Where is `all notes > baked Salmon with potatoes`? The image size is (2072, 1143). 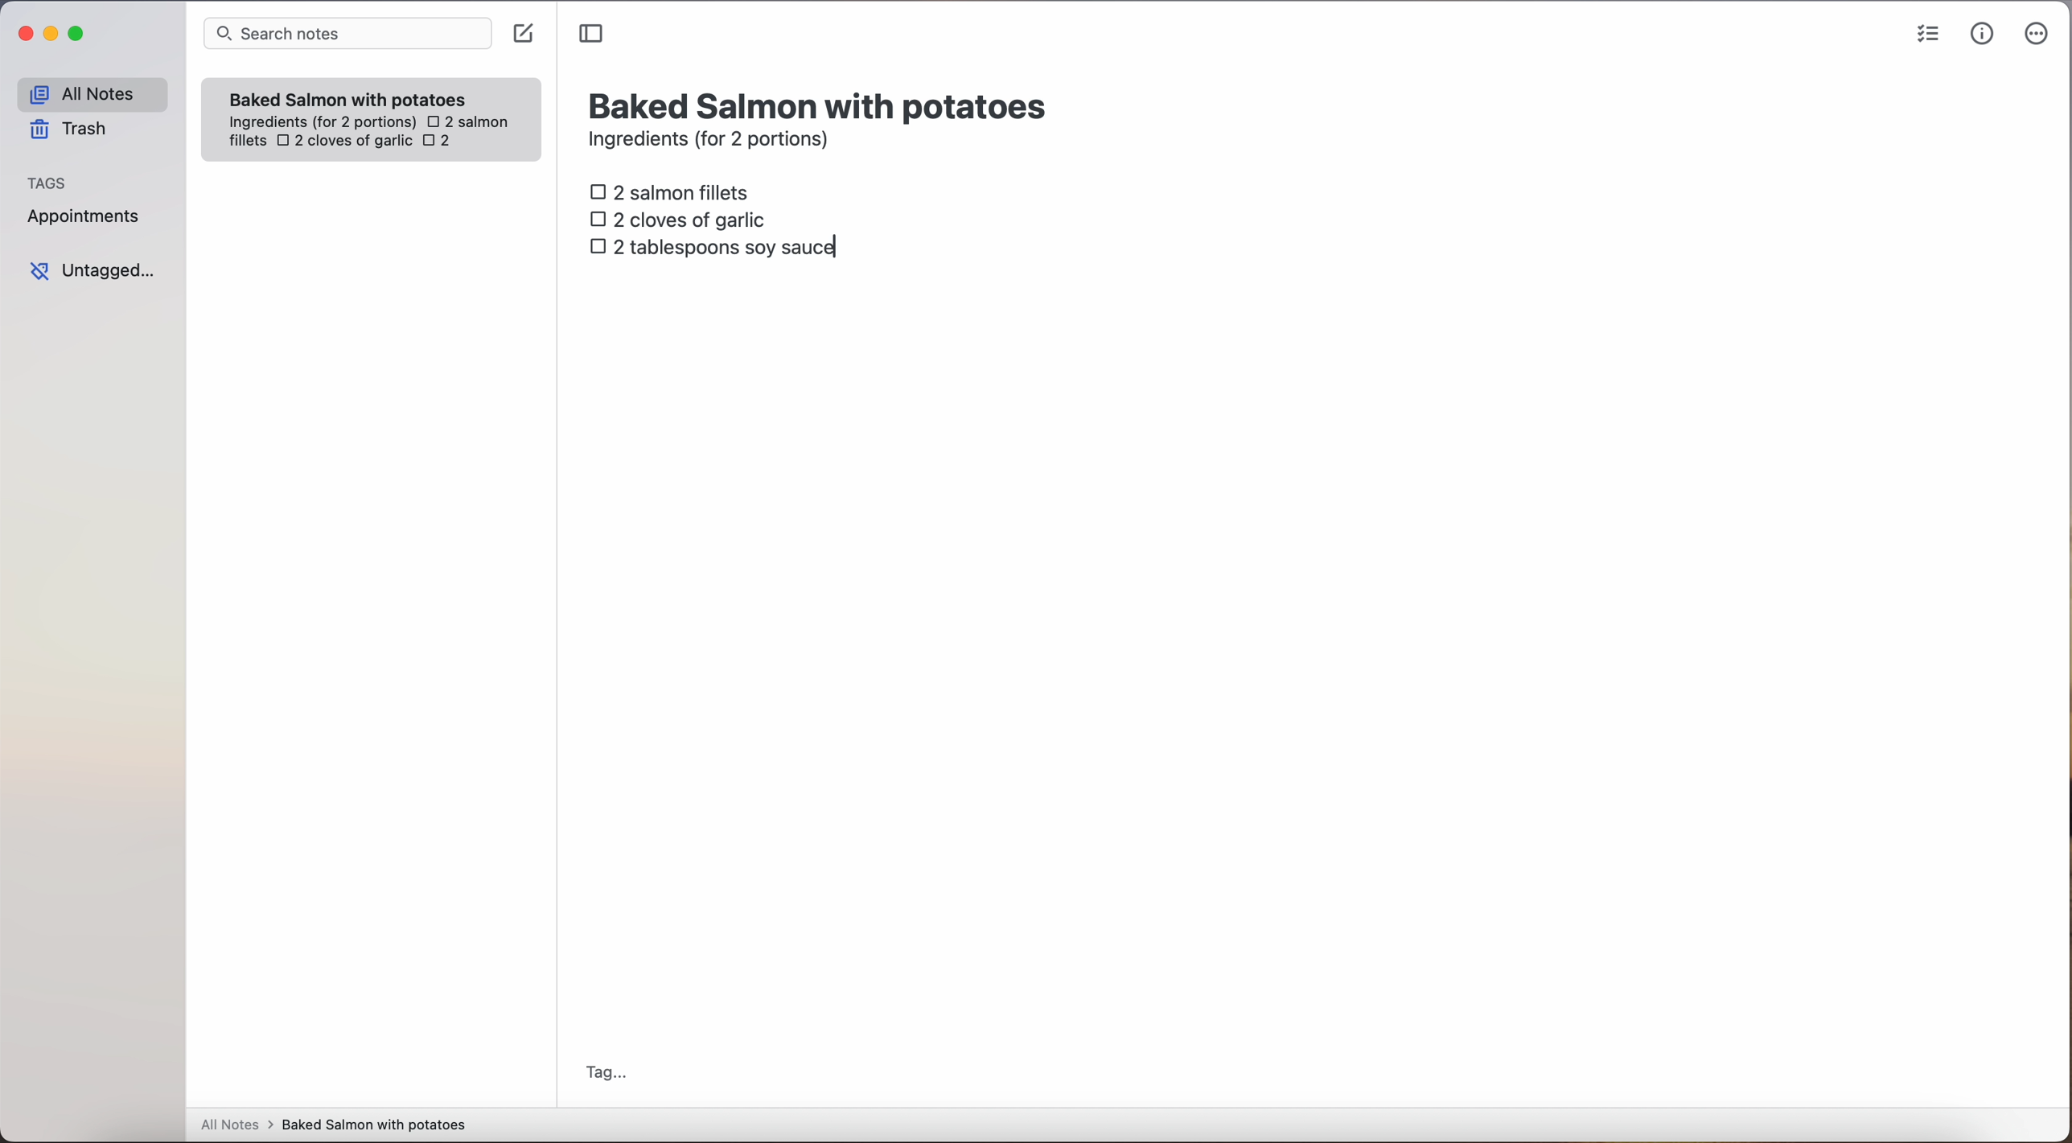 all notes > baked Salmon with potatoes is located at coordinates (334, 1124).